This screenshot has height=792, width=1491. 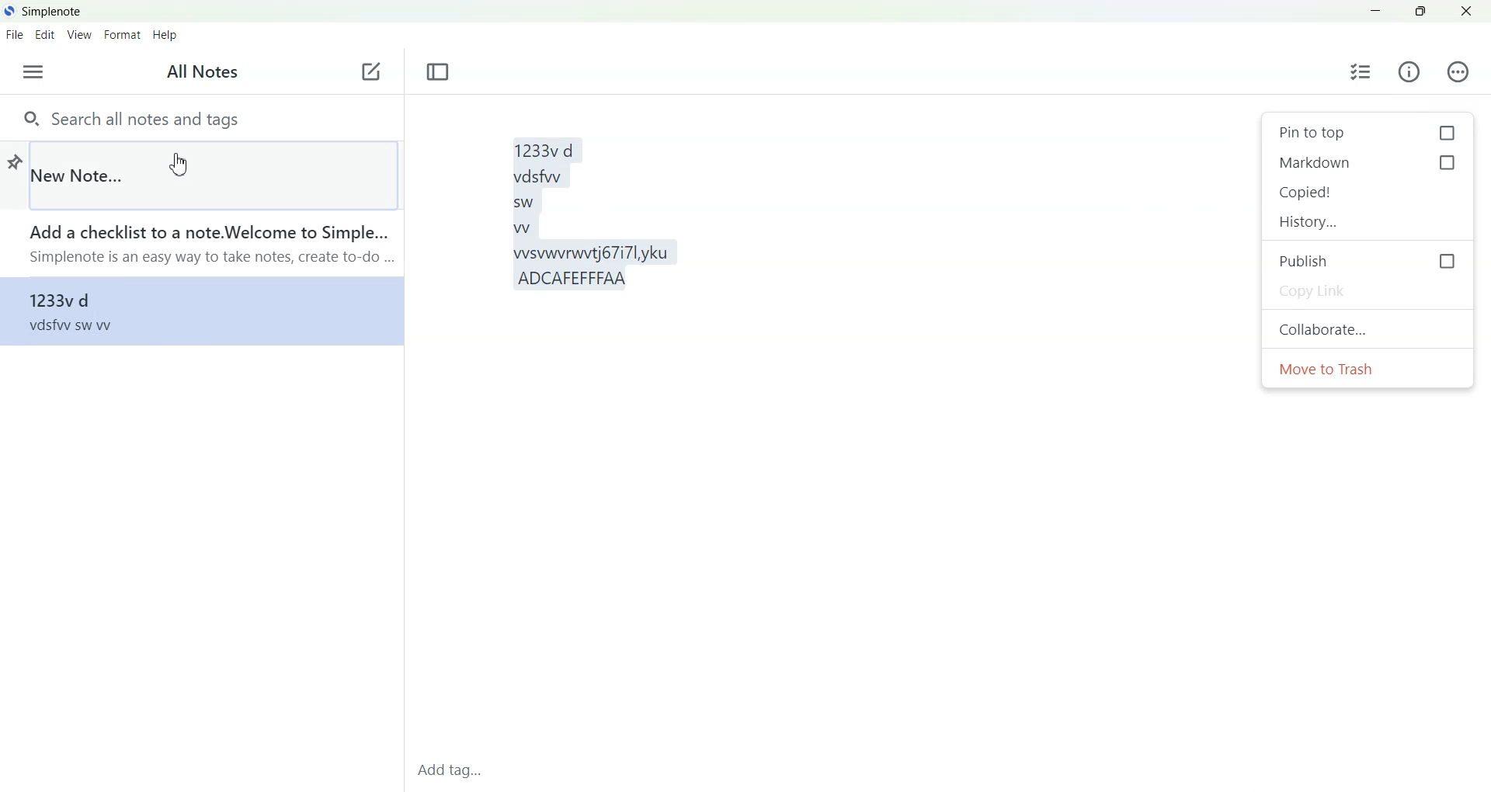 What do you see at coordinates (1369, 222) in the screenshot?
I see `History` at bounding box center [1369, 222].